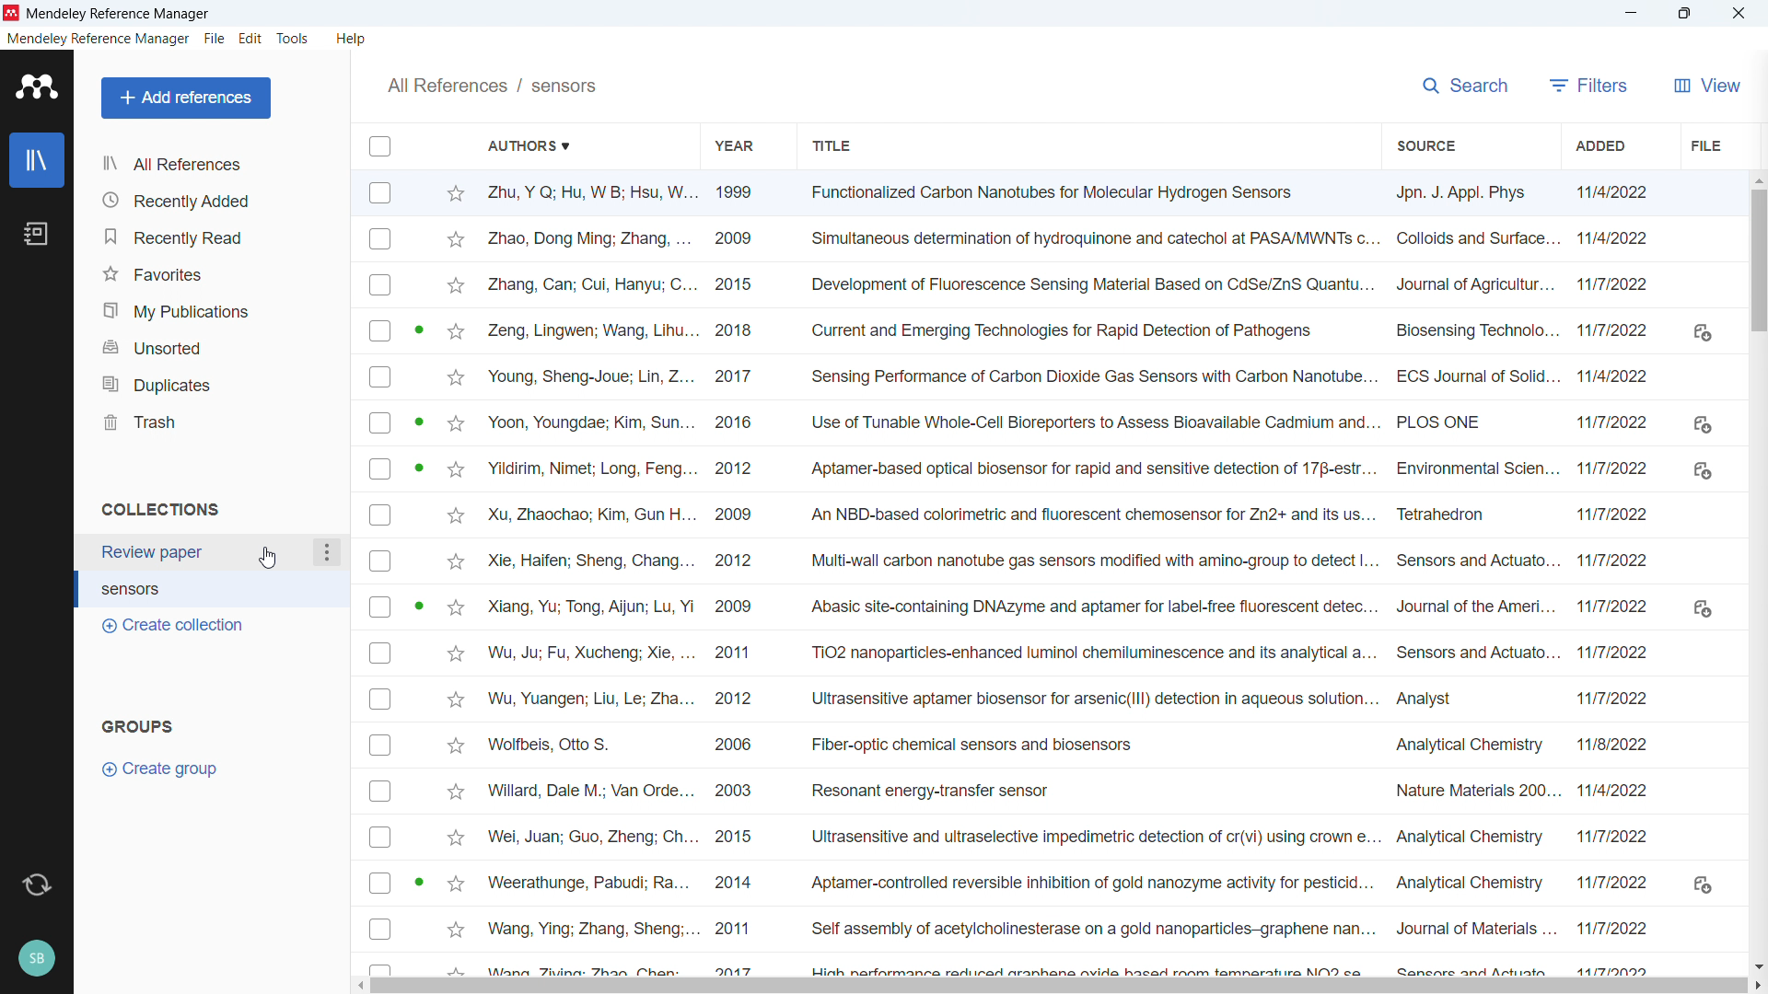 The width and height of the screenshot is (1768, 994). What do you see at coordinates (1702, 611) in the screenshot?
I see `Pdf available to download ` at bounding box center [1702, 611].